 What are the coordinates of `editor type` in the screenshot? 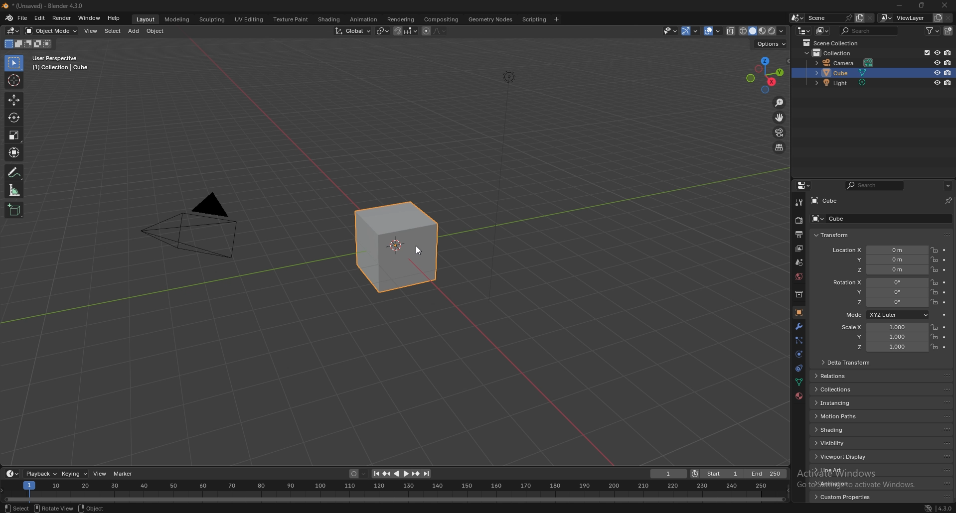 It's located at (804, 31).